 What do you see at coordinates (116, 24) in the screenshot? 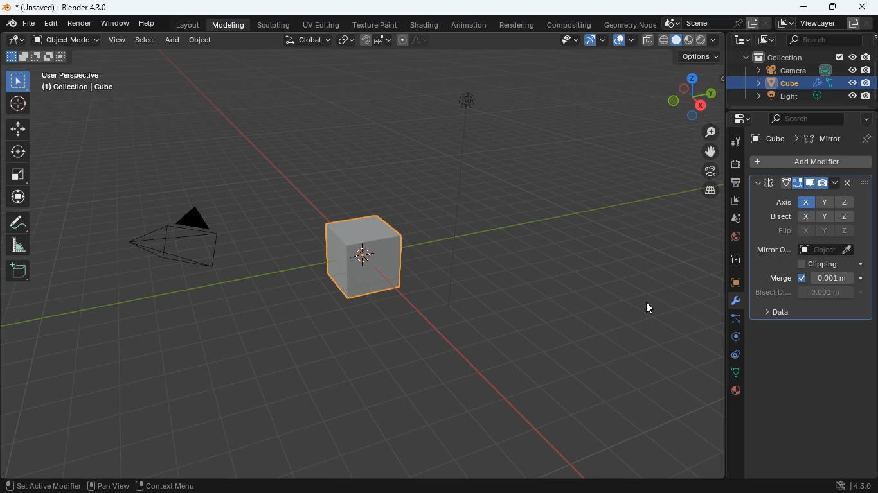
I see `window` at bounding box center [116, 24].